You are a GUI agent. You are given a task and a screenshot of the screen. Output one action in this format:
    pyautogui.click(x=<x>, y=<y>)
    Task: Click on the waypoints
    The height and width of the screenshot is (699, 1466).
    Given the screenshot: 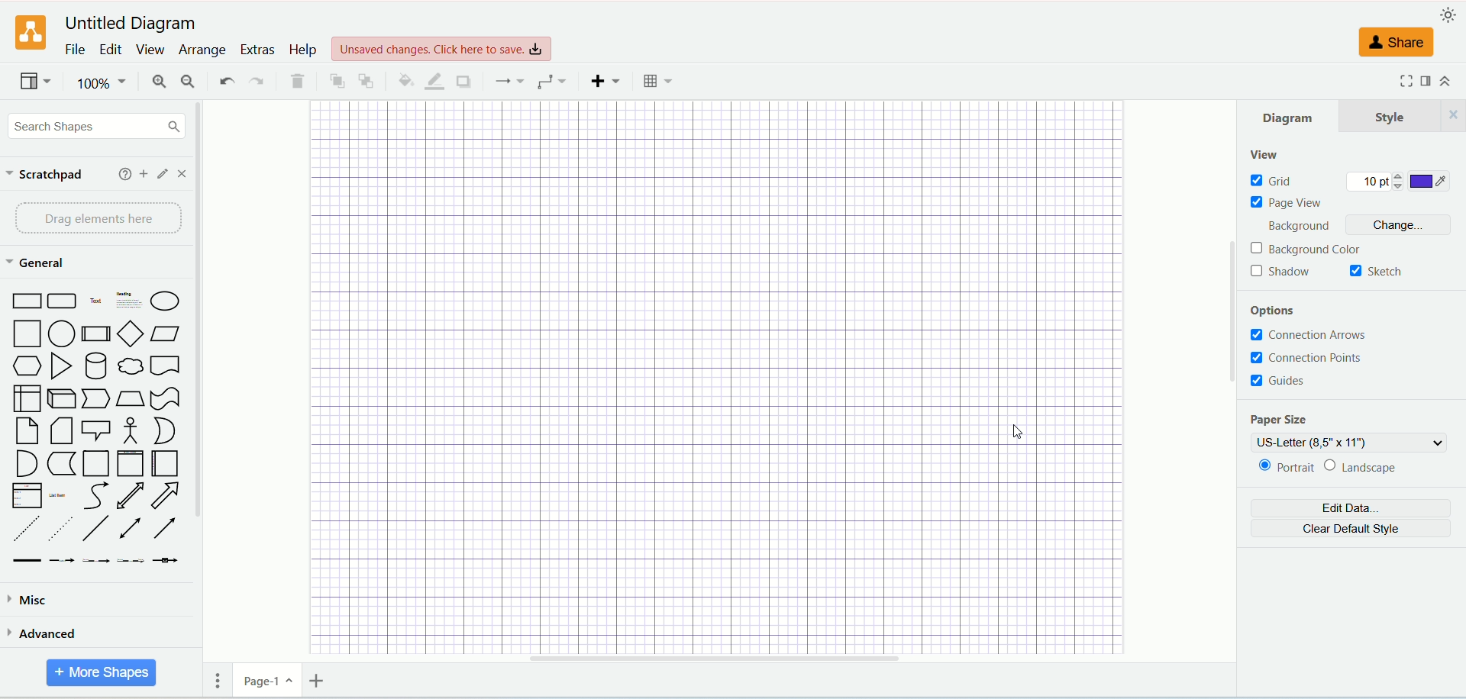 What is the action you would take?
    pyautogui.click(x=551, y=82)
    